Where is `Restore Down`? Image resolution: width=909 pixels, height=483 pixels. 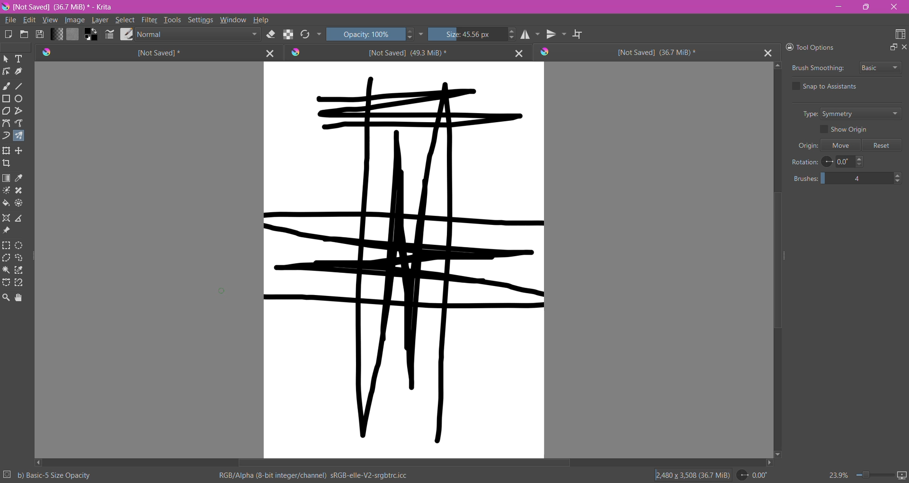 Restore Down is located at coordinates (867, 7).